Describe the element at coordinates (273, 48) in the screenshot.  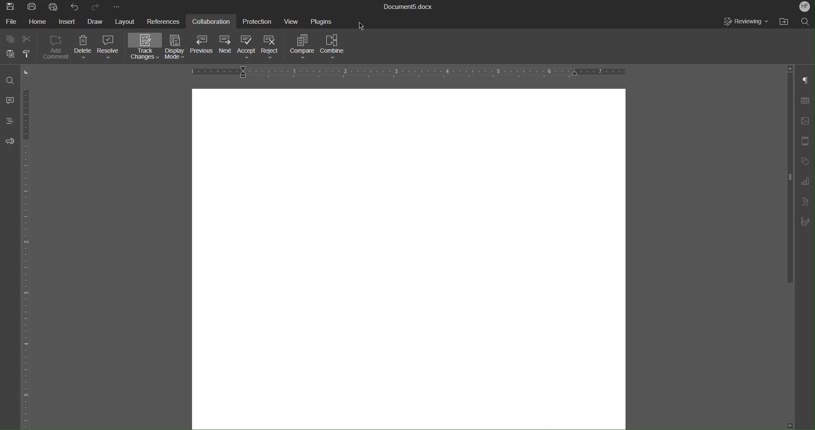
I see `Reject` at that location.